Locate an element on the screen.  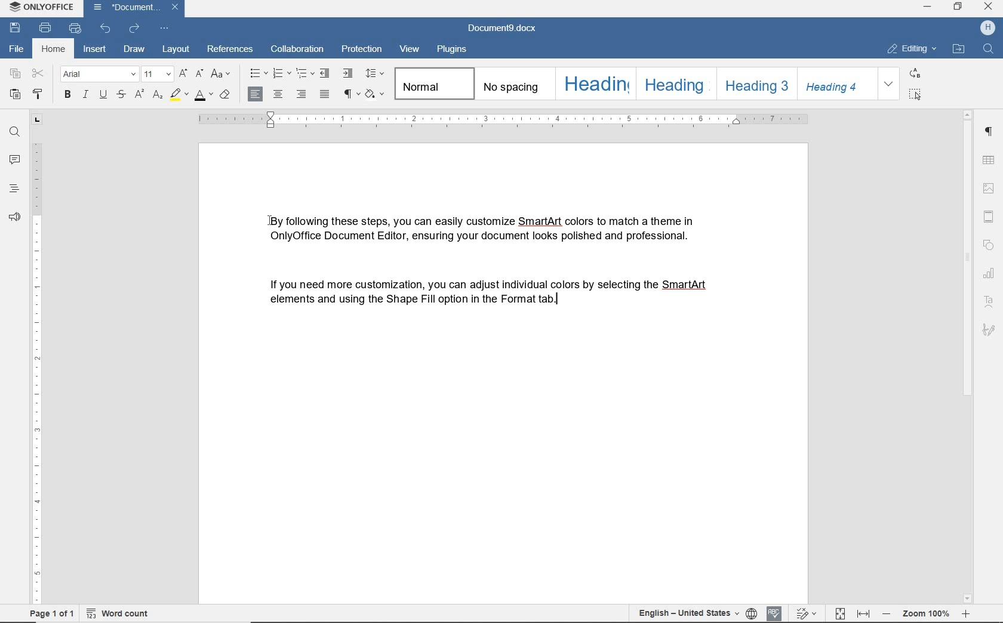
redo is located at coordinates (135, 29).